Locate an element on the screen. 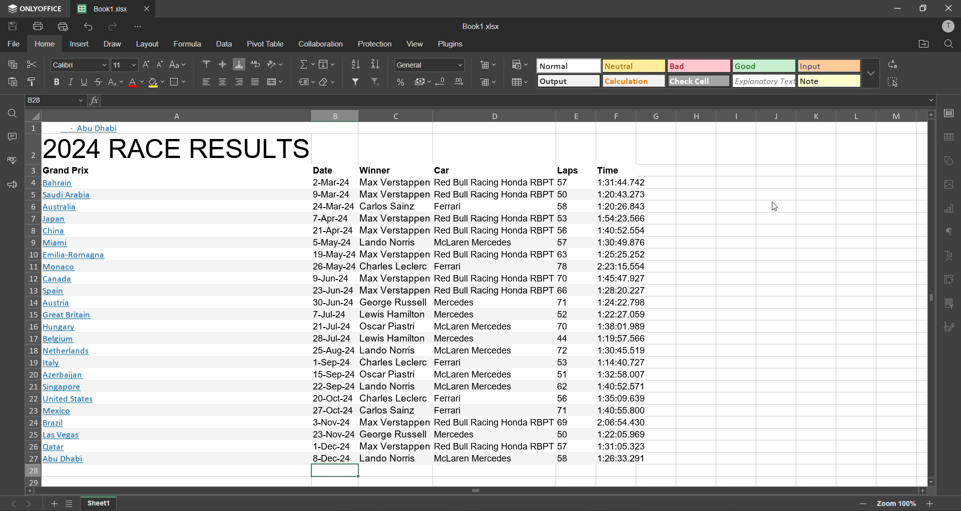 Image resolution: width=961 pixels, height=511 pixels. formula is located at coordinates (188, 44).